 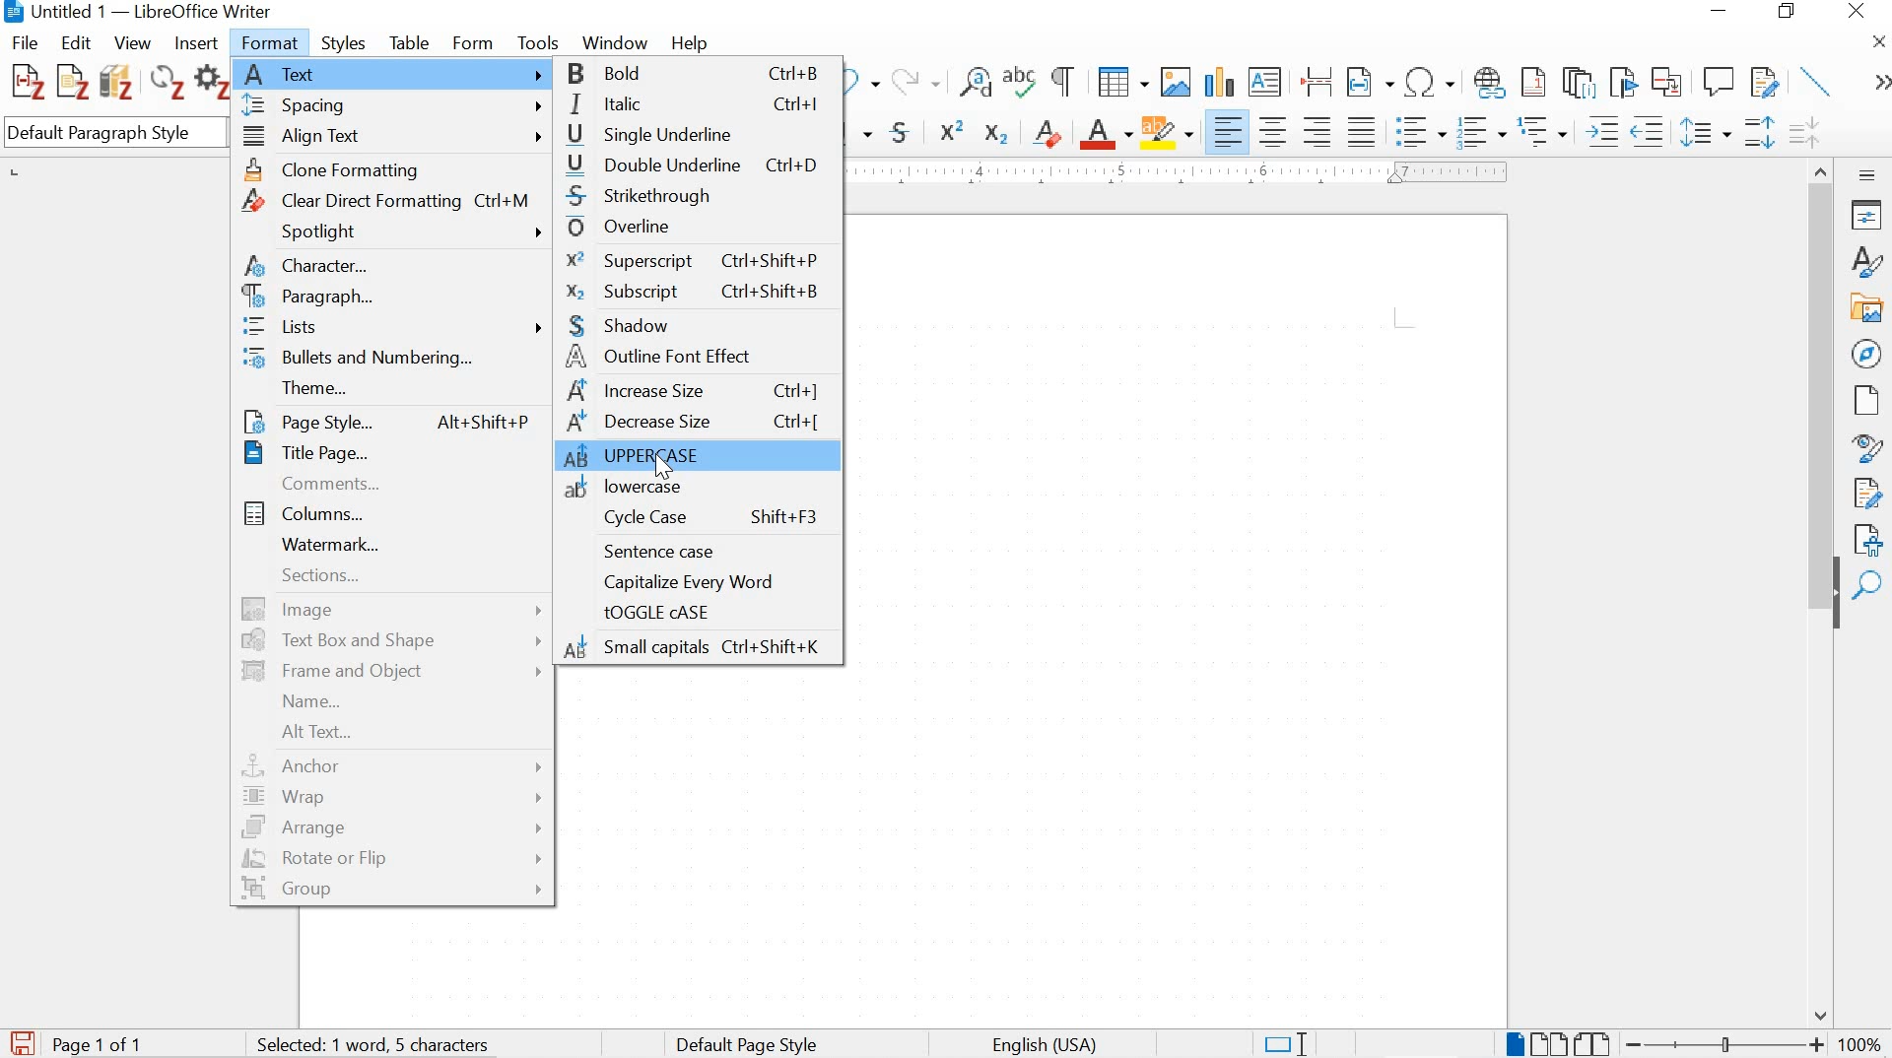 What do you see at coordinates (165, 85) in the screenshot?
I see `refresh` at bounding box center [165, 85].